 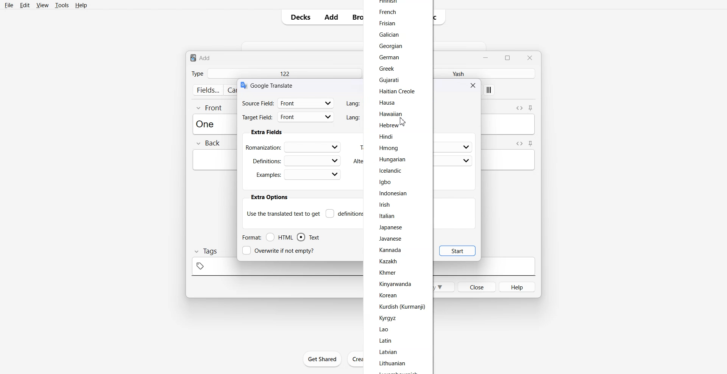 I want to click on extra options, so click(x=269, y=197).